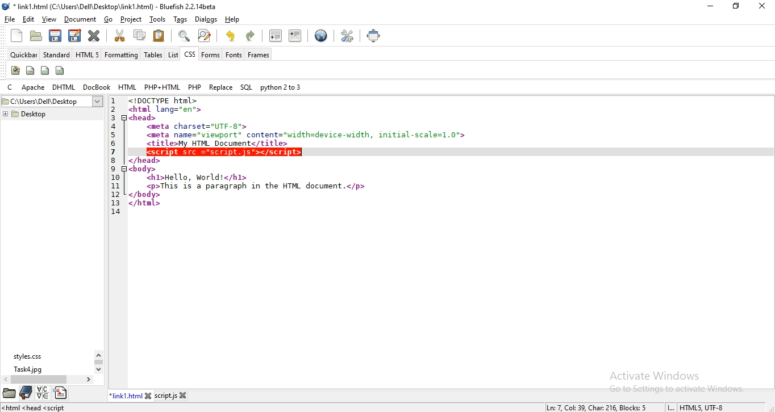  Describe the element at coordinates (320, 36) in the screenshot. I see `preview in browser` at that location.